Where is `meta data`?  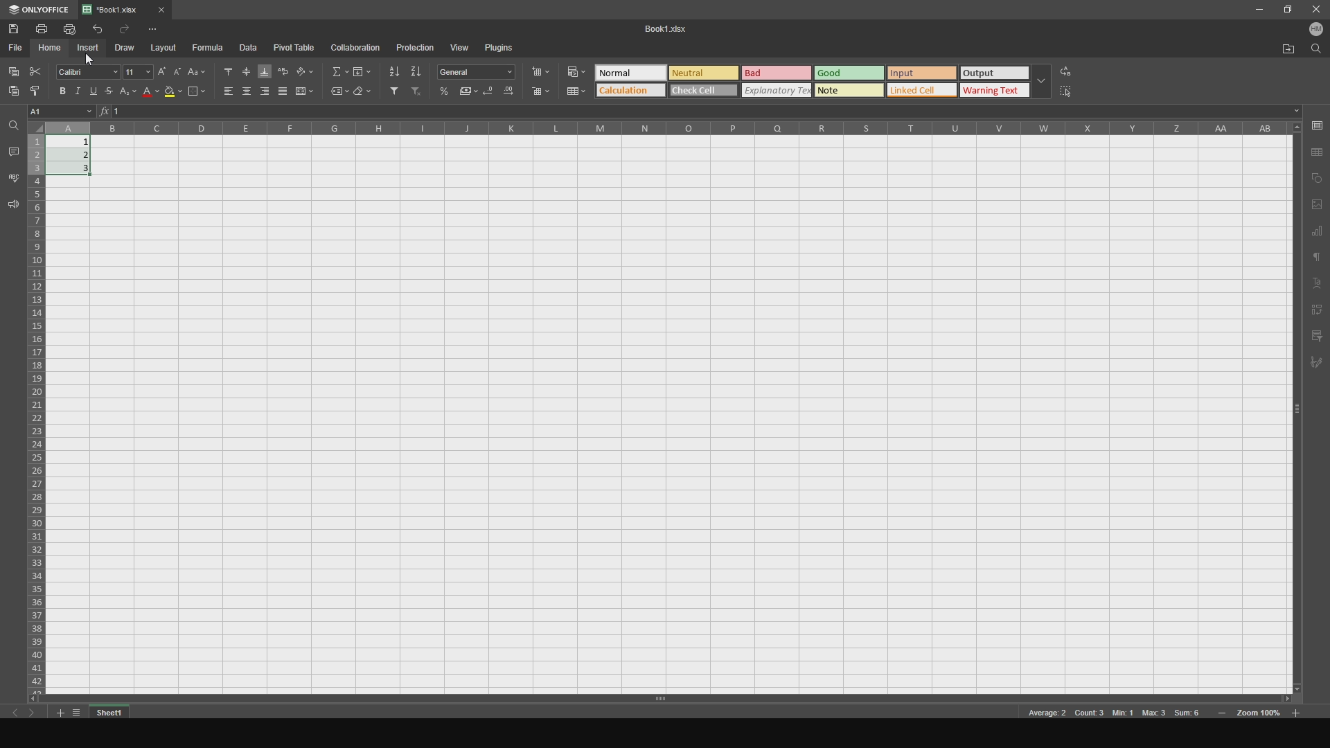
meta data is located at coordinates (1113, 714).